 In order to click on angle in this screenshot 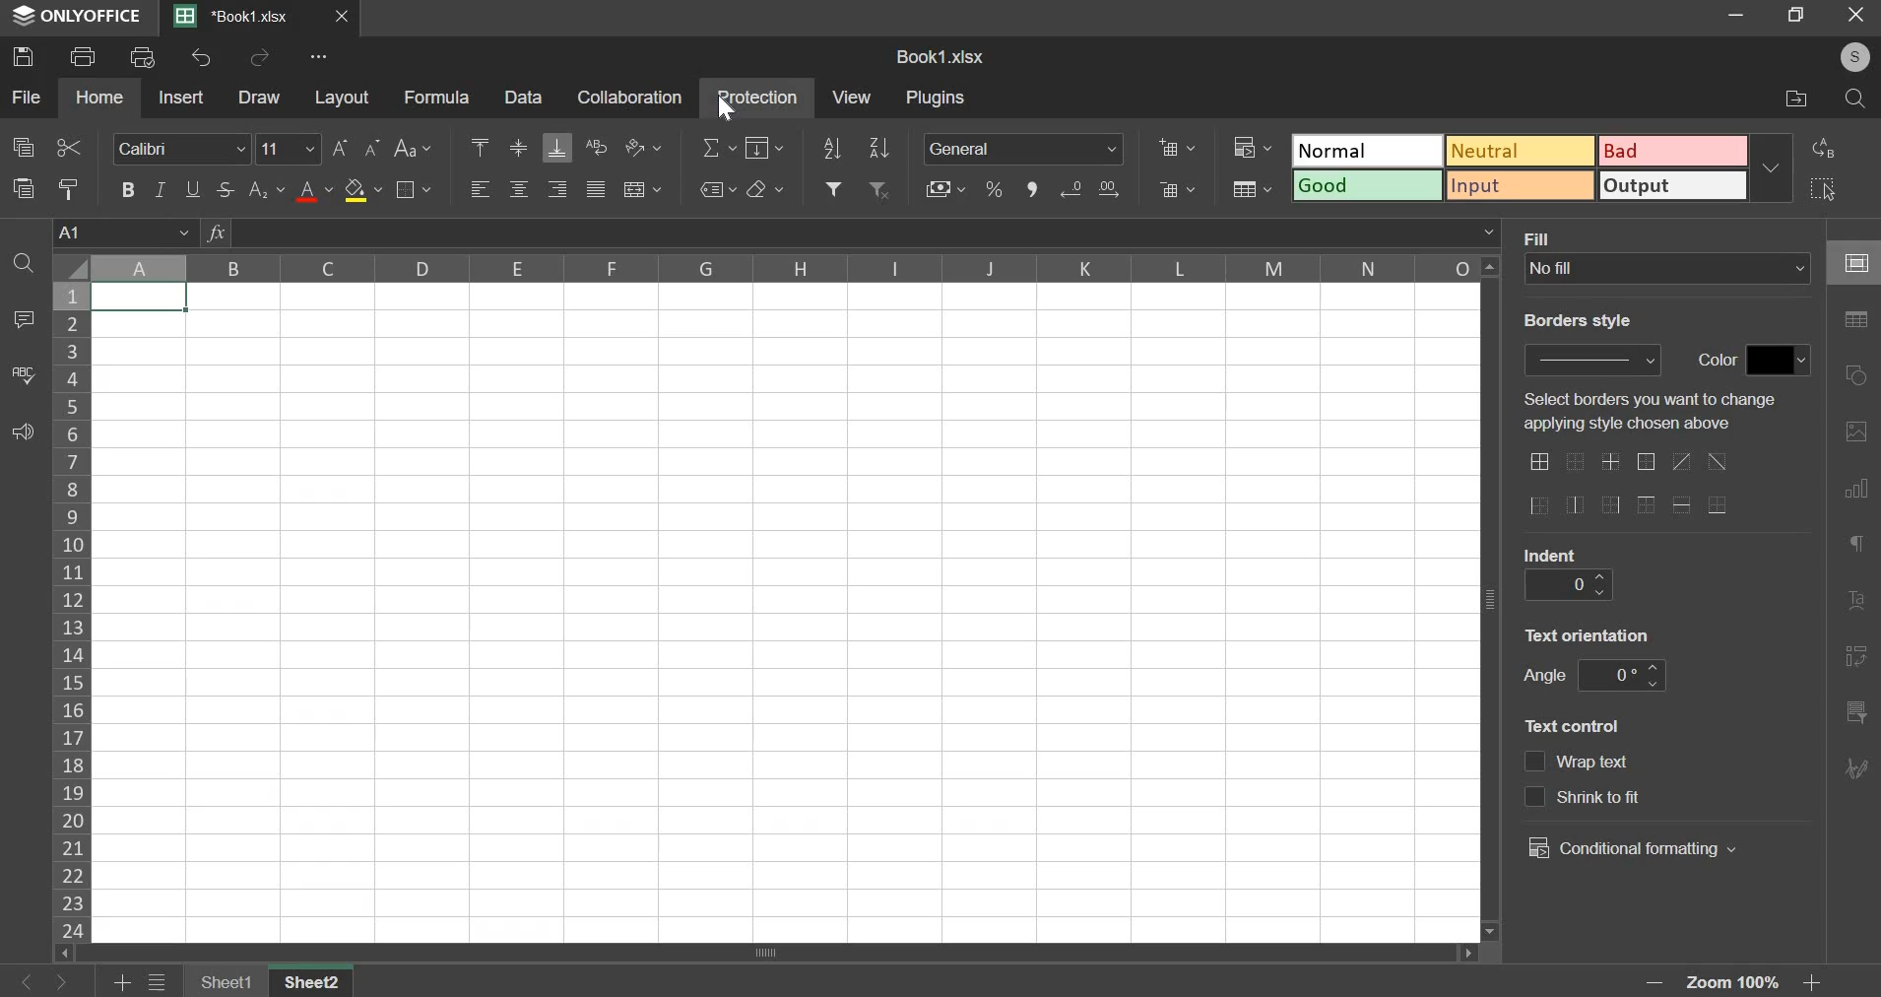, I will do `click(1543, 675)`.